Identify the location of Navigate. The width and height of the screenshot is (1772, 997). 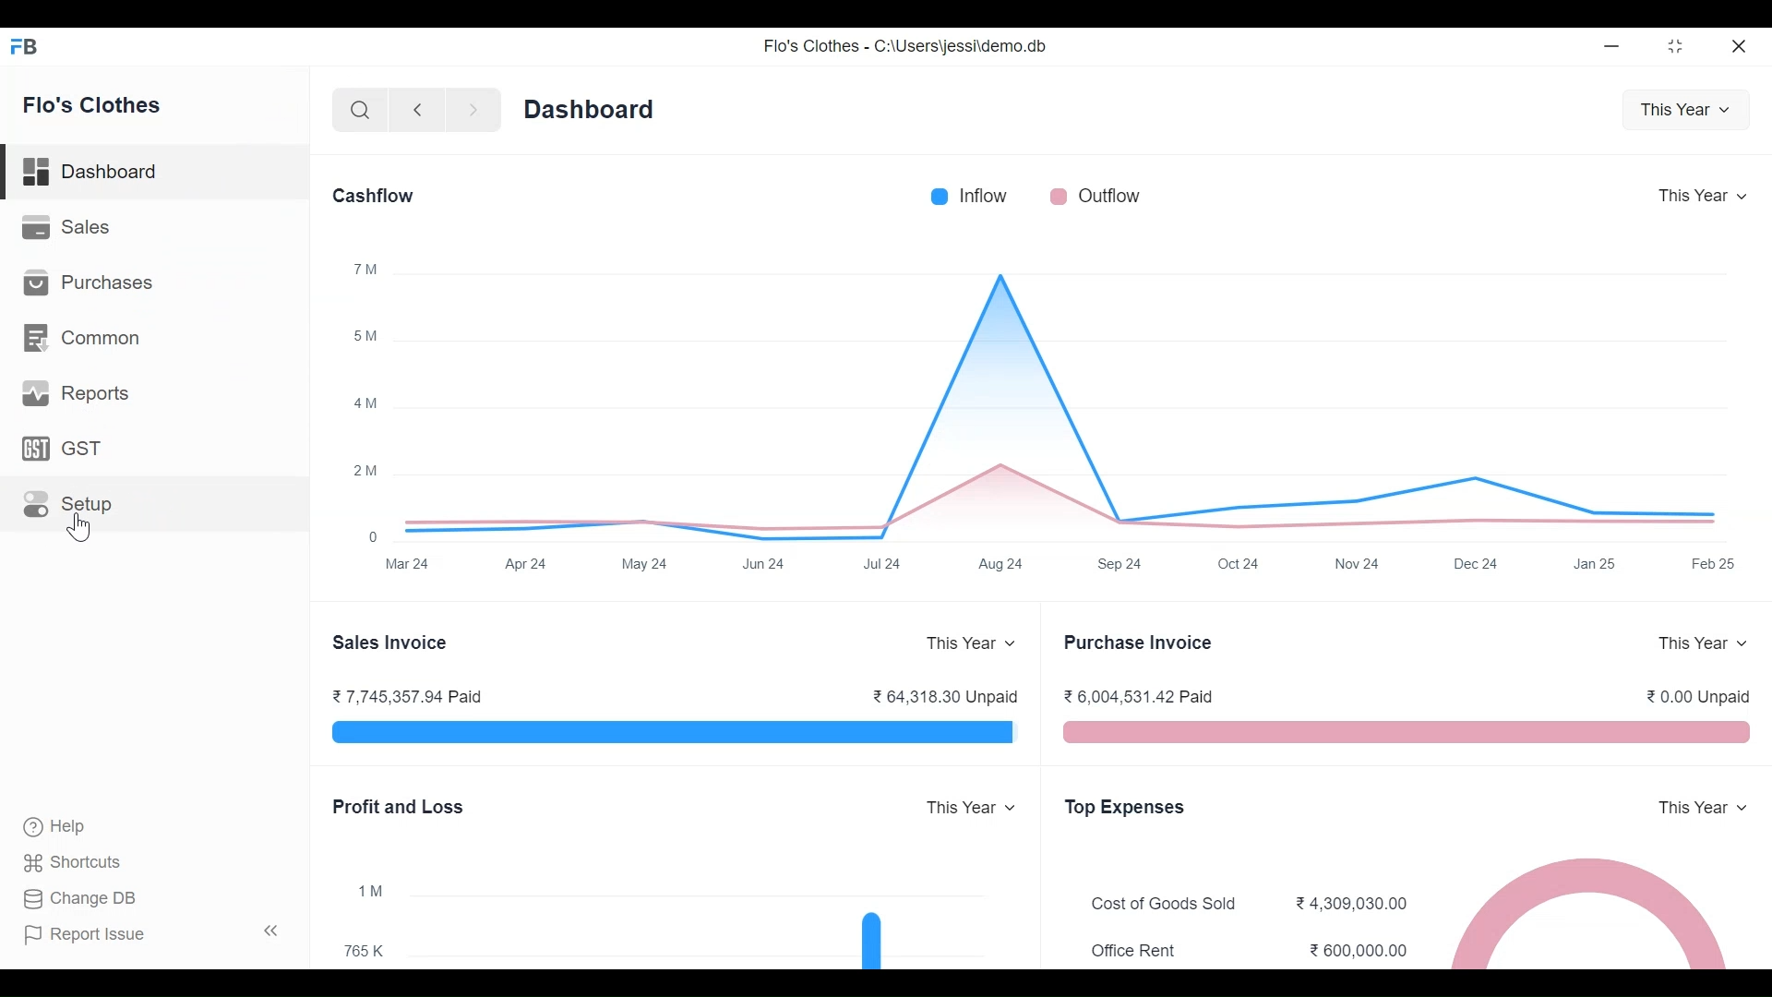
(471, 111).